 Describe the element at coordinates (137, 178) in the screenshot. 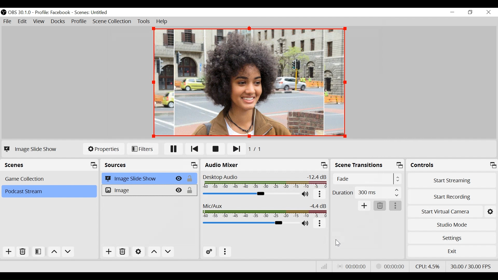

I see `Image Slide Show` at that location.